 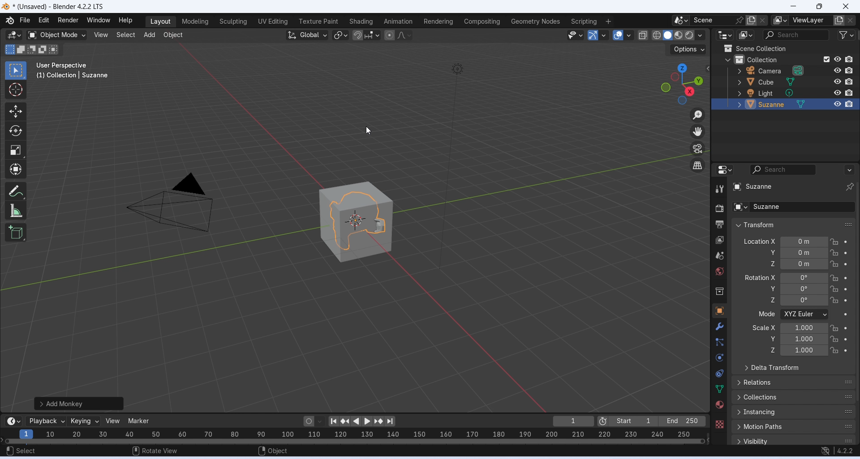 I want to click on * (Unsaved) - Blender 4.2.2 LTS, so click(x=58, y=7).